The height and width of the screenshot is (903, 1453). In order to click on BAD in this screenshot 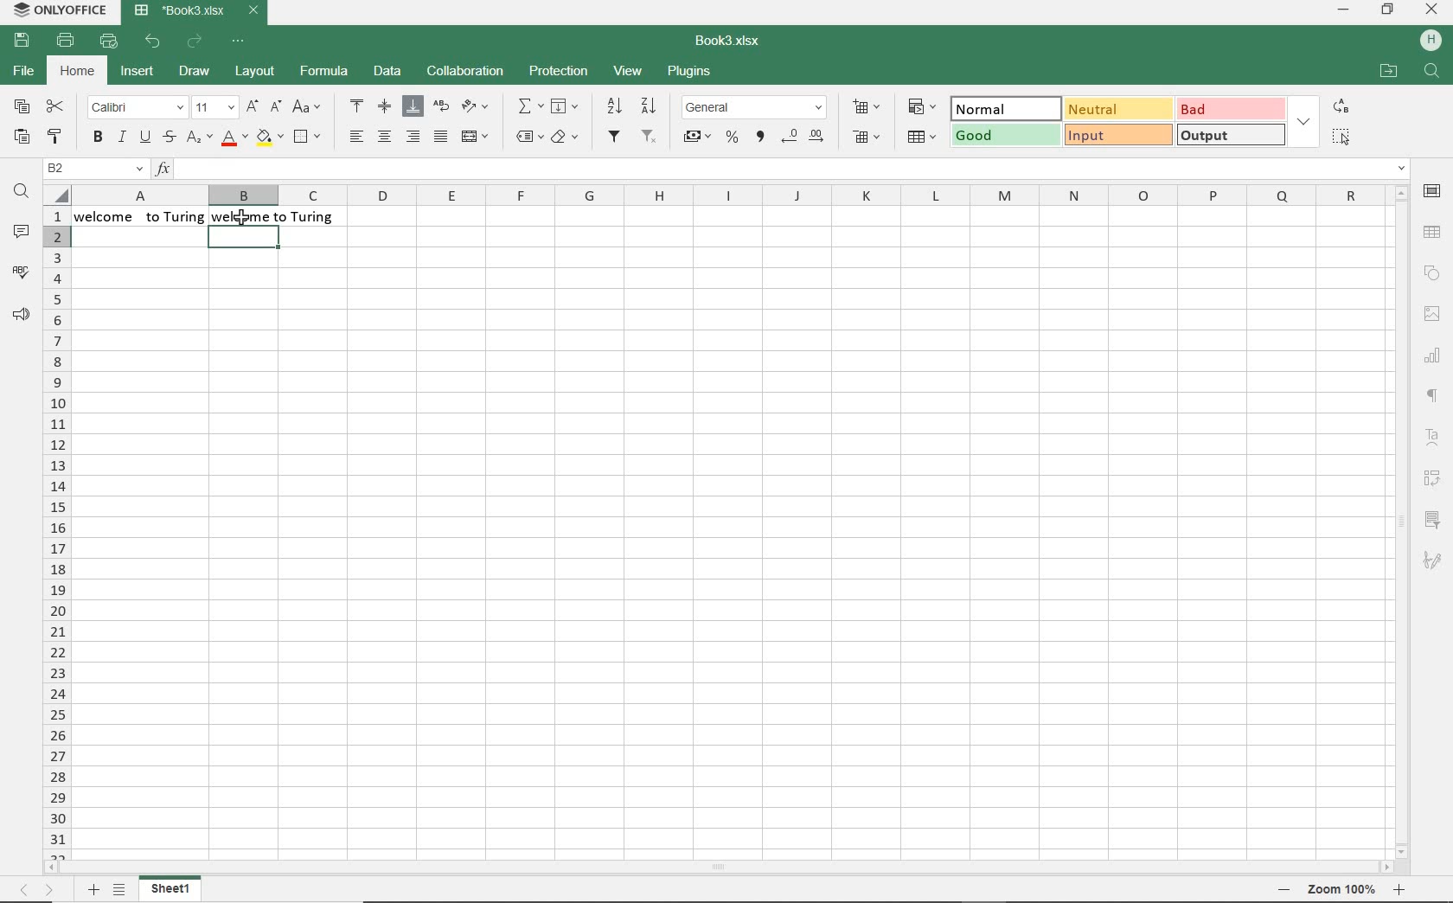, I will do `click(1227, 109)`.